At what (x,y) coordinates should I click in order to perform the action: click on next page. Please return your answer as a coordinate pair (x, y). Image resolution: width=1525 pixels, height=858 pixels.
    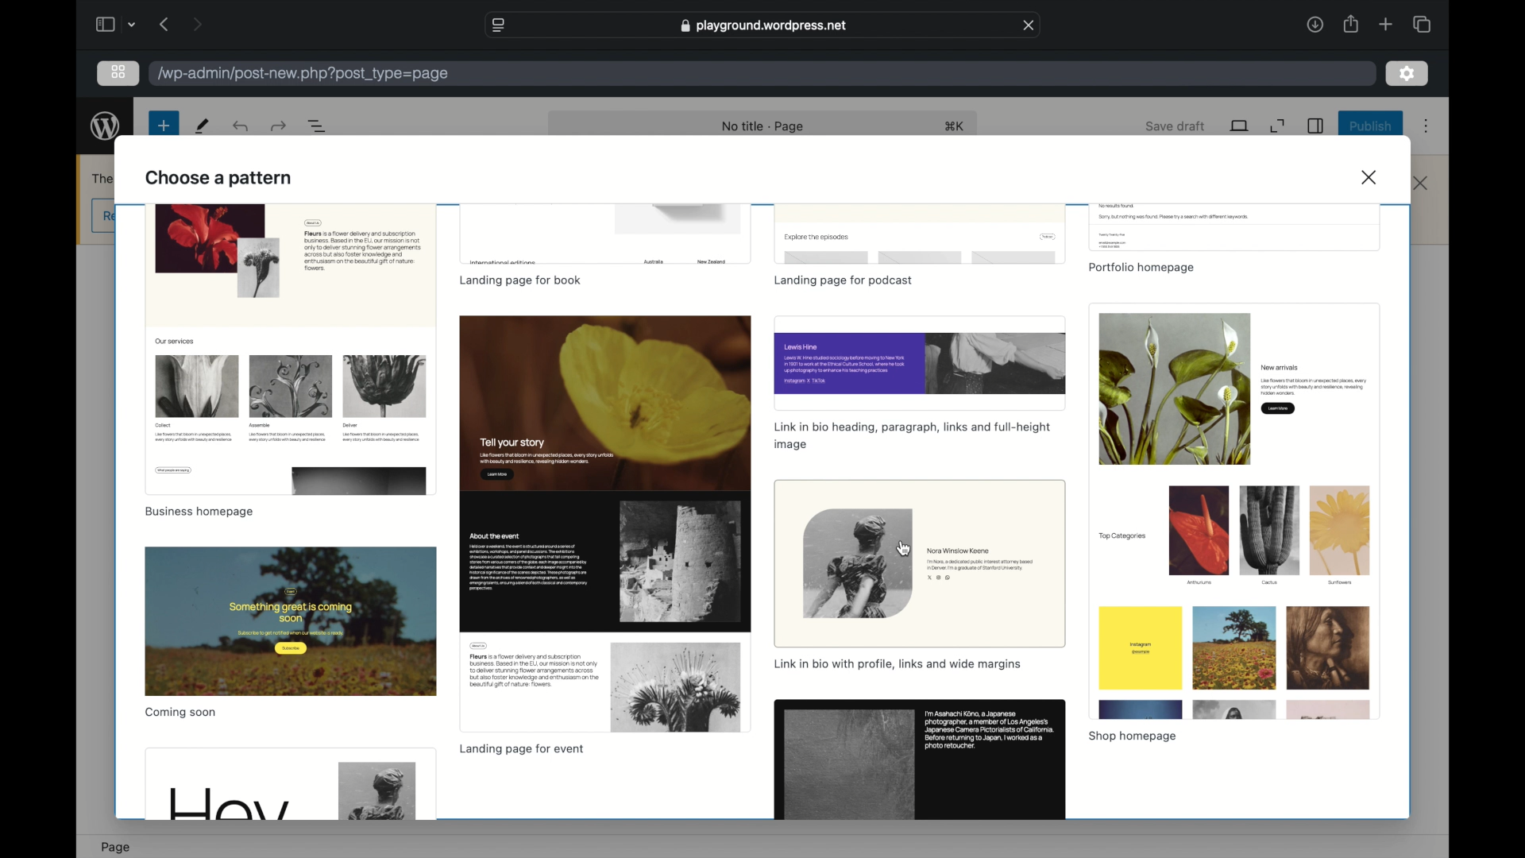
    Looking at the image, I should click on (199, 23).